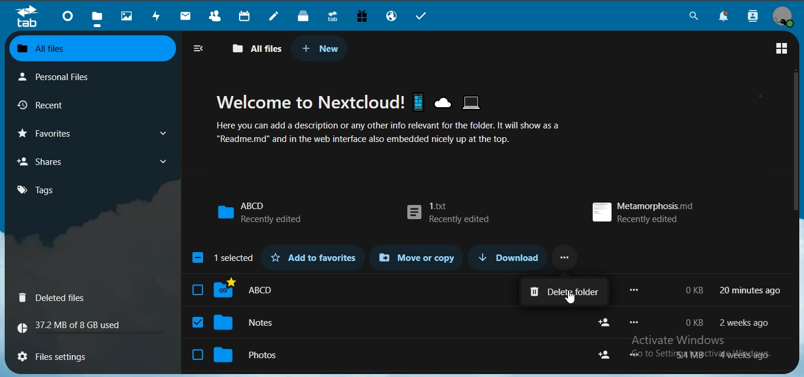  Describe the element at coordinates (633, 289) in the screenshot. I see `more options` at that location.